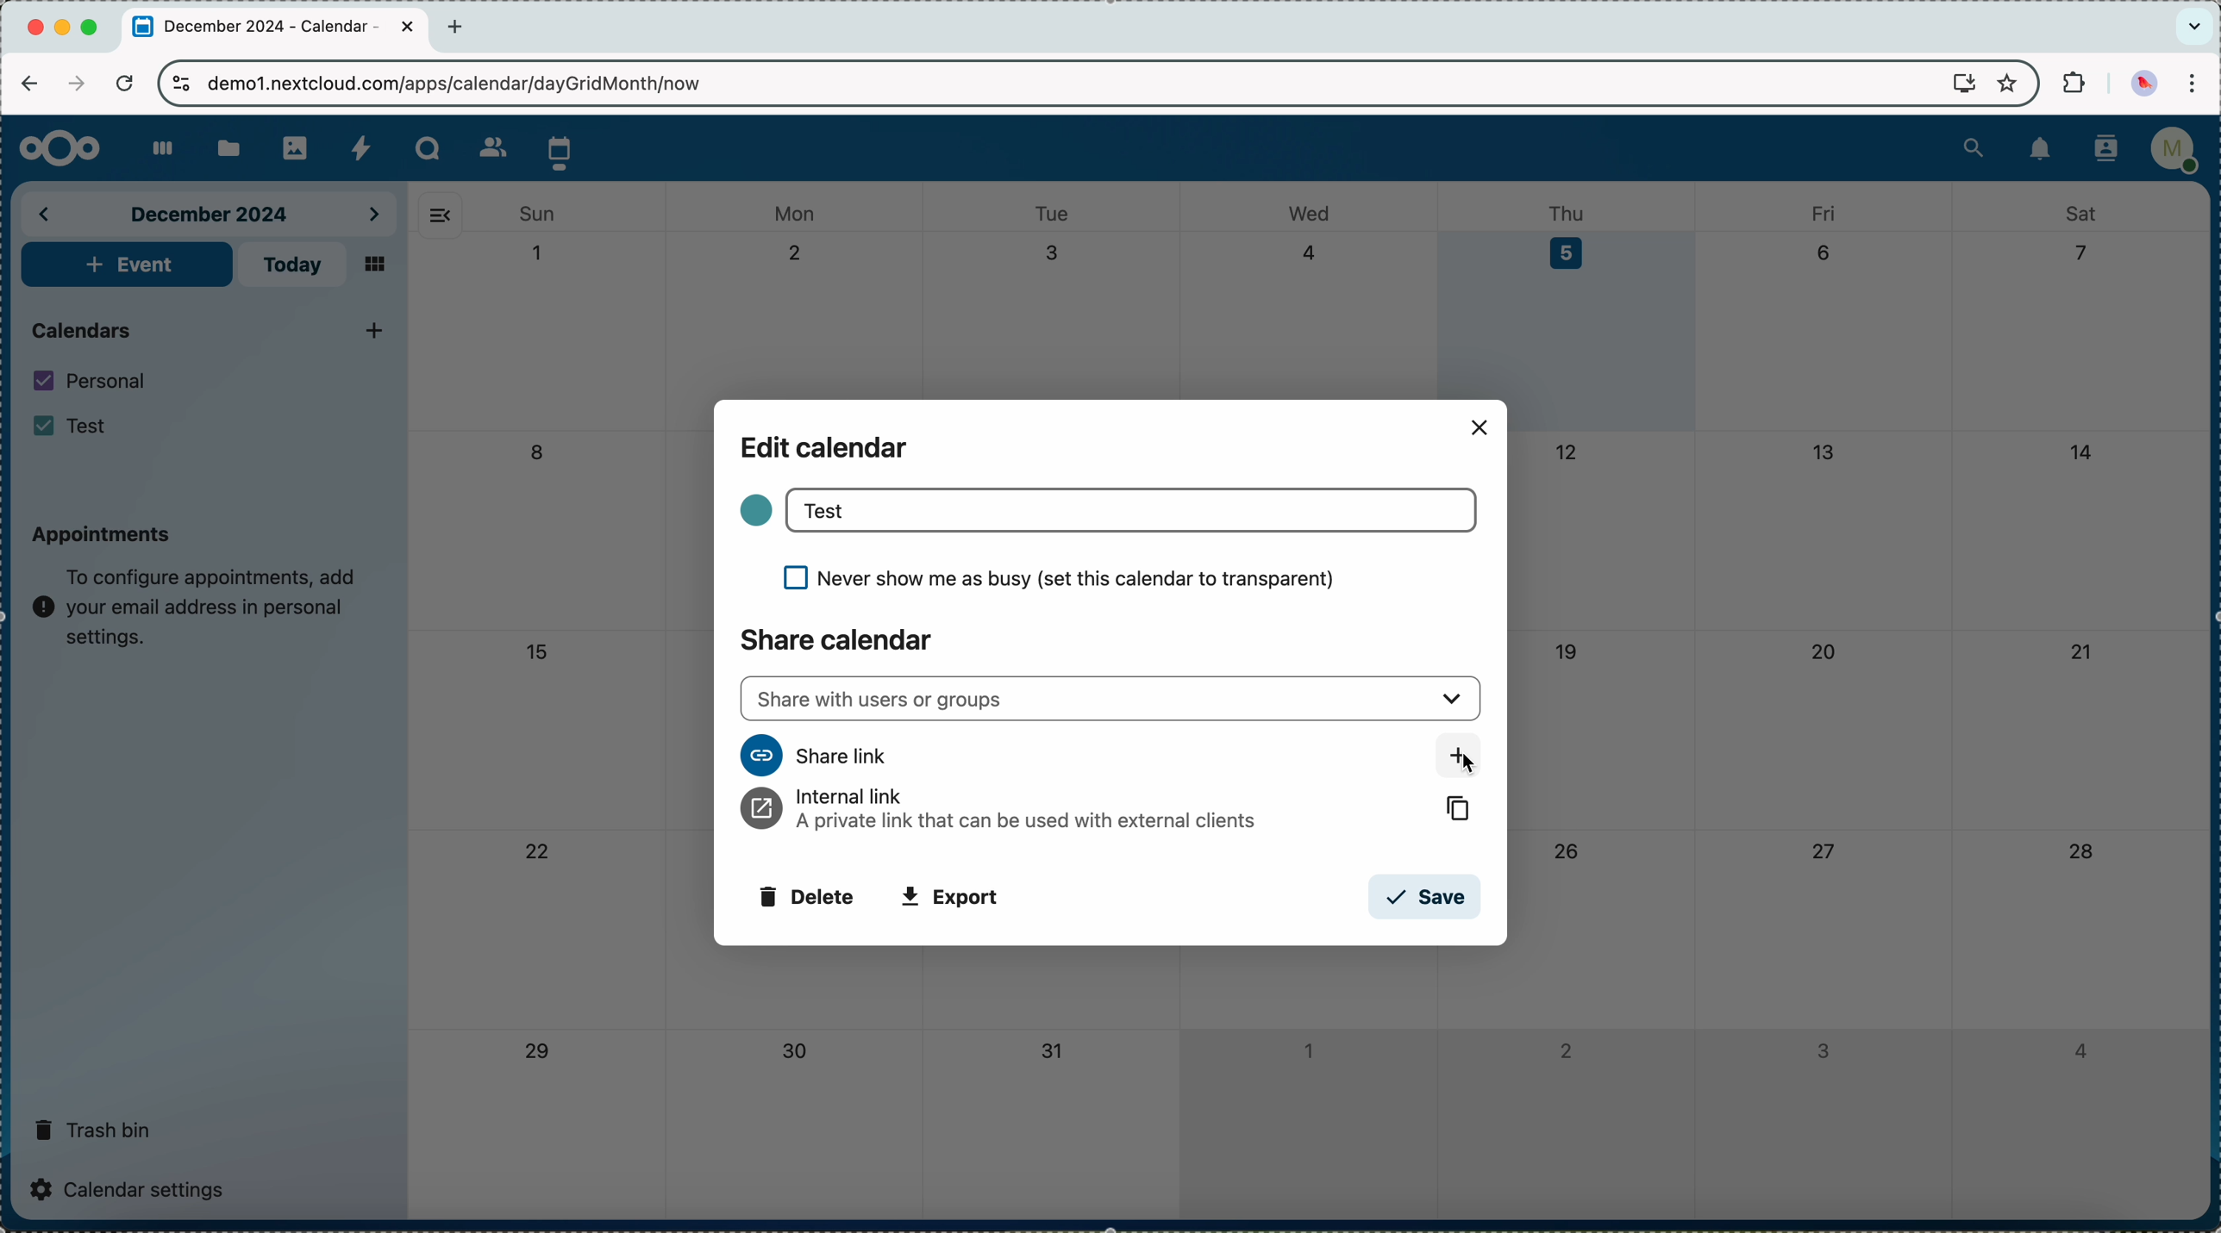  I want to click on minimize, so click(66, 29).